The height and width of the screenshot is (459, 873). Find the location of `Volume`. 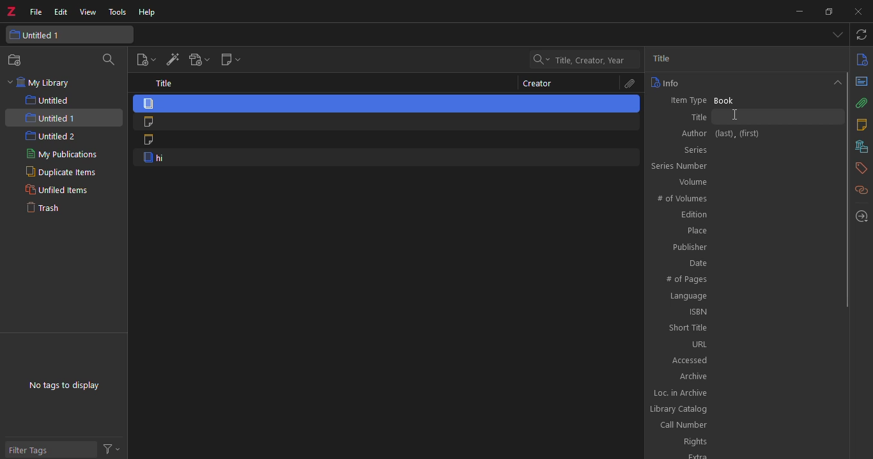

Volume is located at coordinates (745, 182).